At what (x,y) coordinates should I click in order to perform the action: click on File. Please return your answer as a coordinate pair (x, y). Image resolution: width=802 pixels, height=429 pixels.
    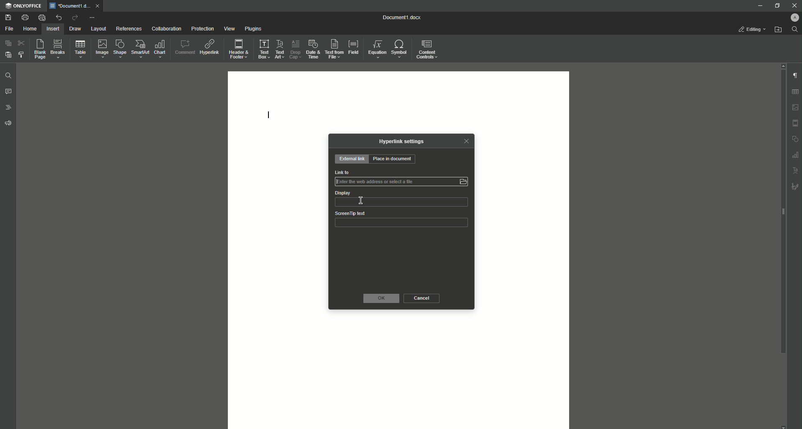
    Looking at the image, I should click on (9, 28).